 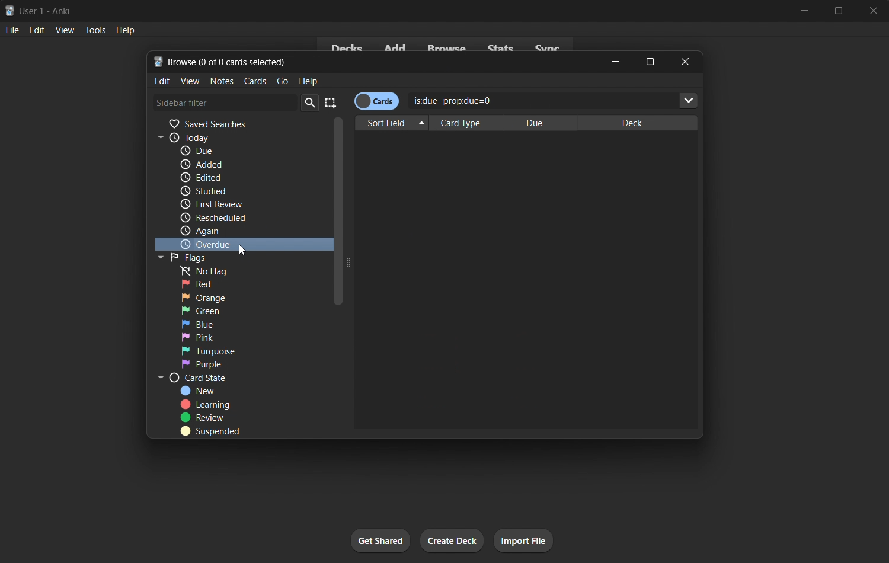 What do you see at coordinates (221, 311) in the screenshot?
I see `green` at bounding box center [221, 311].